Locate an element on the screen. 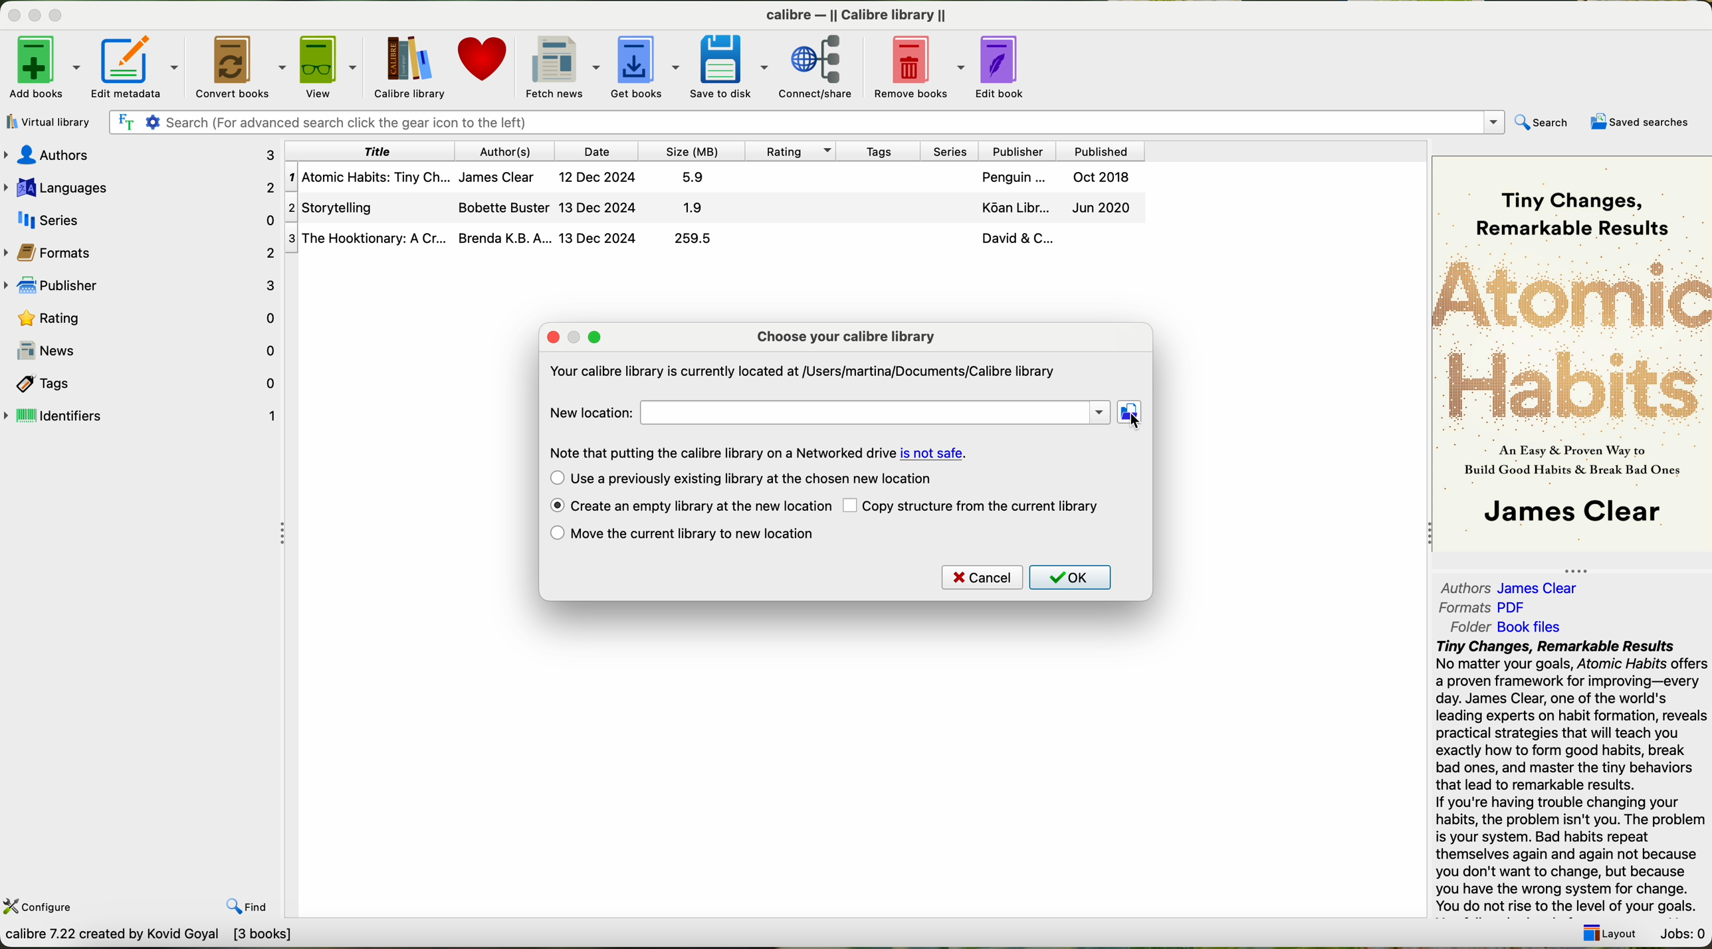 This screenshot has height=949, width=1712. calibre — || Calibre library || is located at coordinates (860, 14).